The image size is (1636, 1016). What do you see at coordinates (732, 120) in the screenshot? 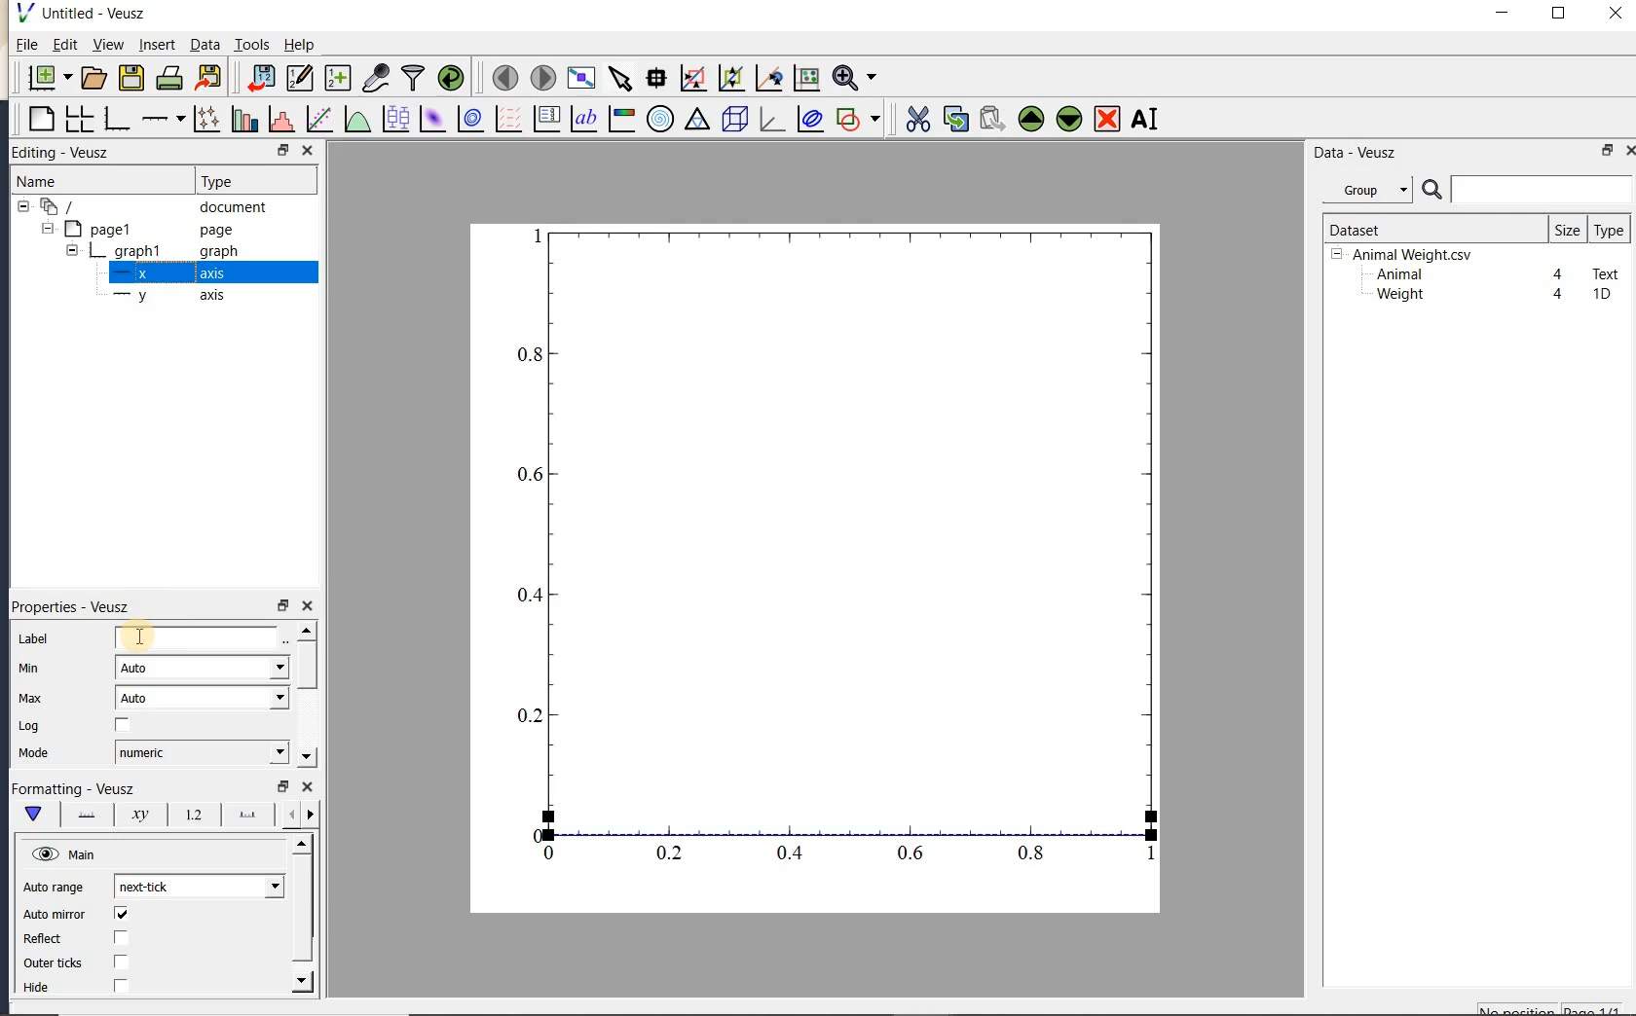
I see `3d scene` at bounding box center [732, 120].